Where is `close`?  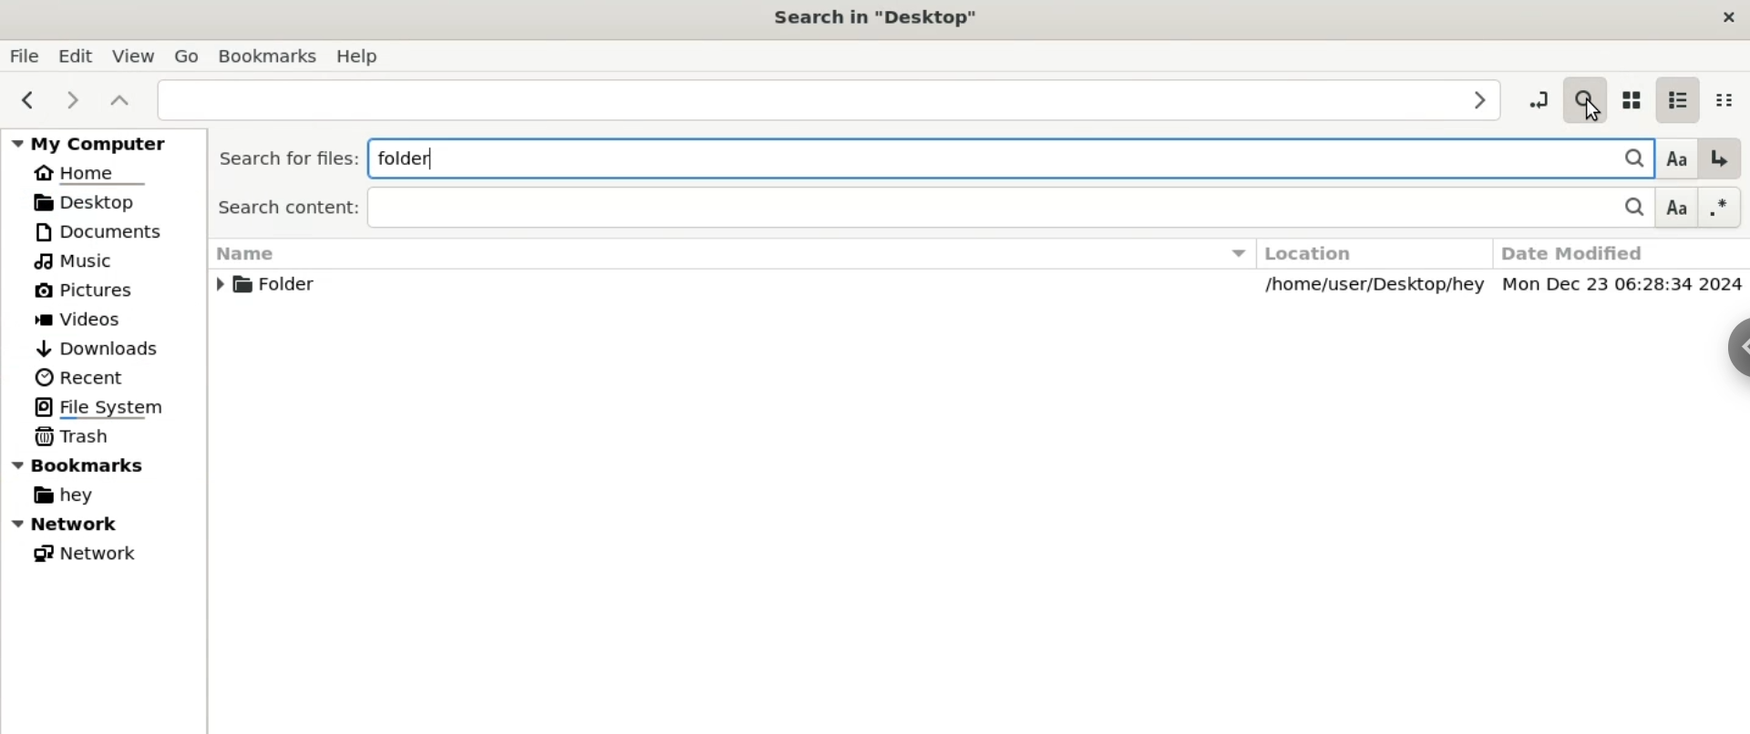
close is located at coordinates (1726, 19).